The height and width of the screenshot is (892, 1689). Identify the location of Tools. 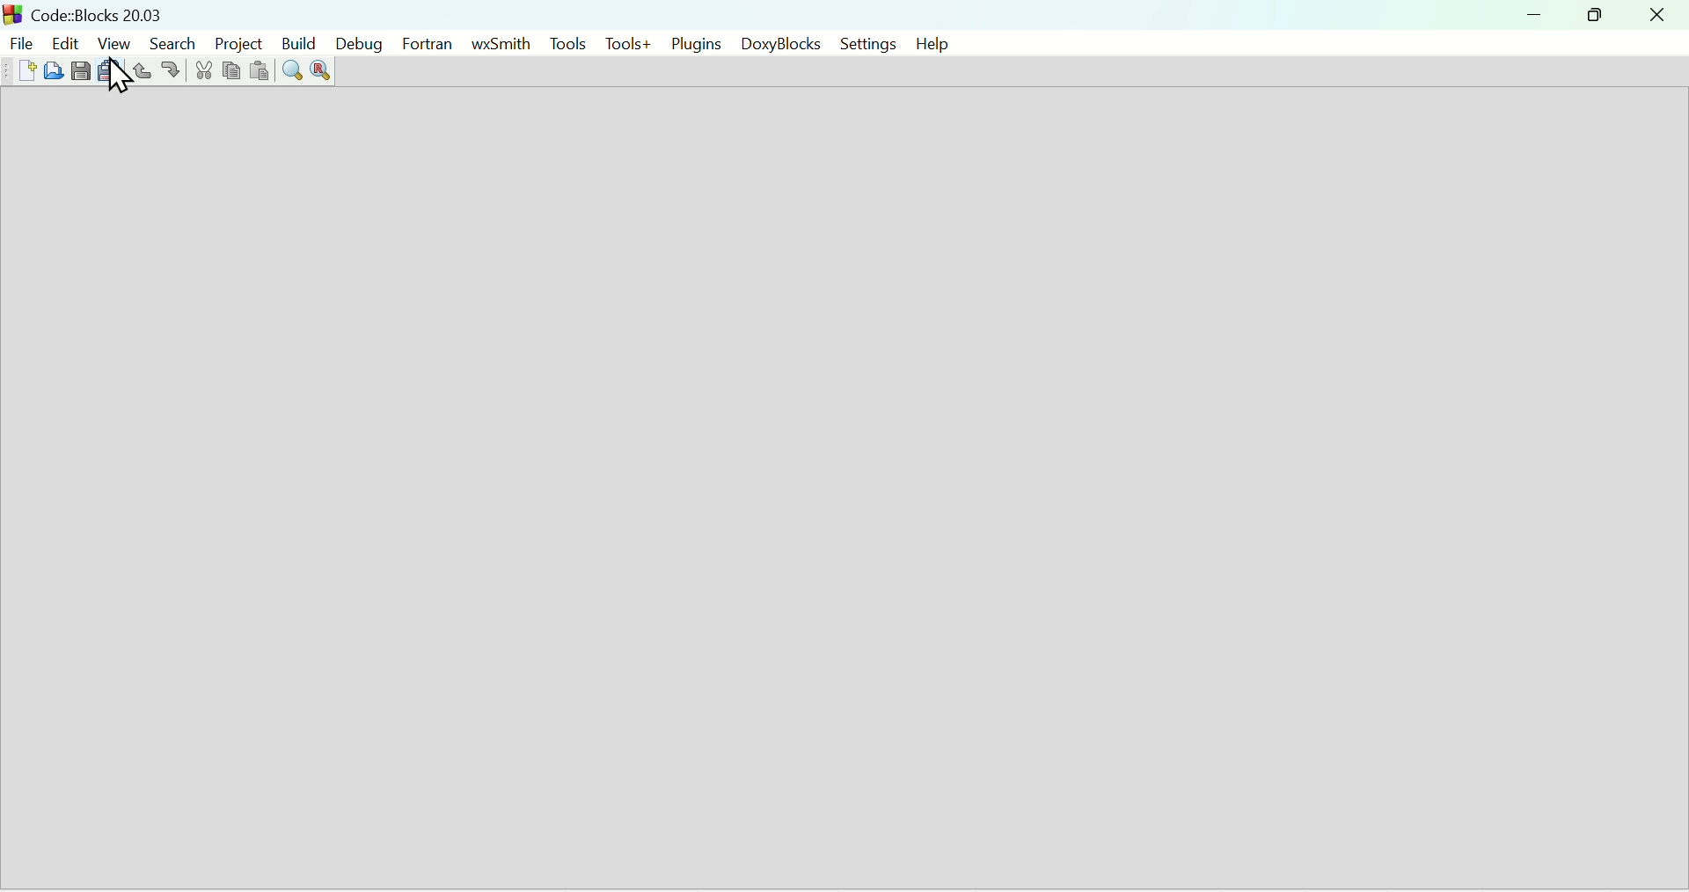
(564, 42).